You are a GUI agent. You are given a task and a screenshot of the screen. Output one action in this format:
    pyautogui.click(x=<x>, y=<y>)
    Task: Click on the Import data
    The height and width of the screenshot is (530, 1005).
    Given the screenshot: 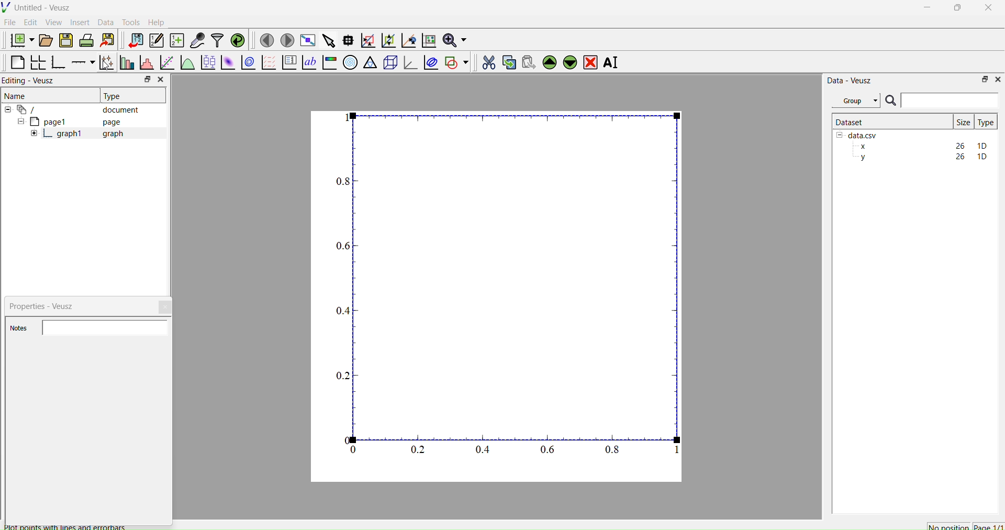 What is the action you would take?
    pyautogui.click(x=133, y=40)
    